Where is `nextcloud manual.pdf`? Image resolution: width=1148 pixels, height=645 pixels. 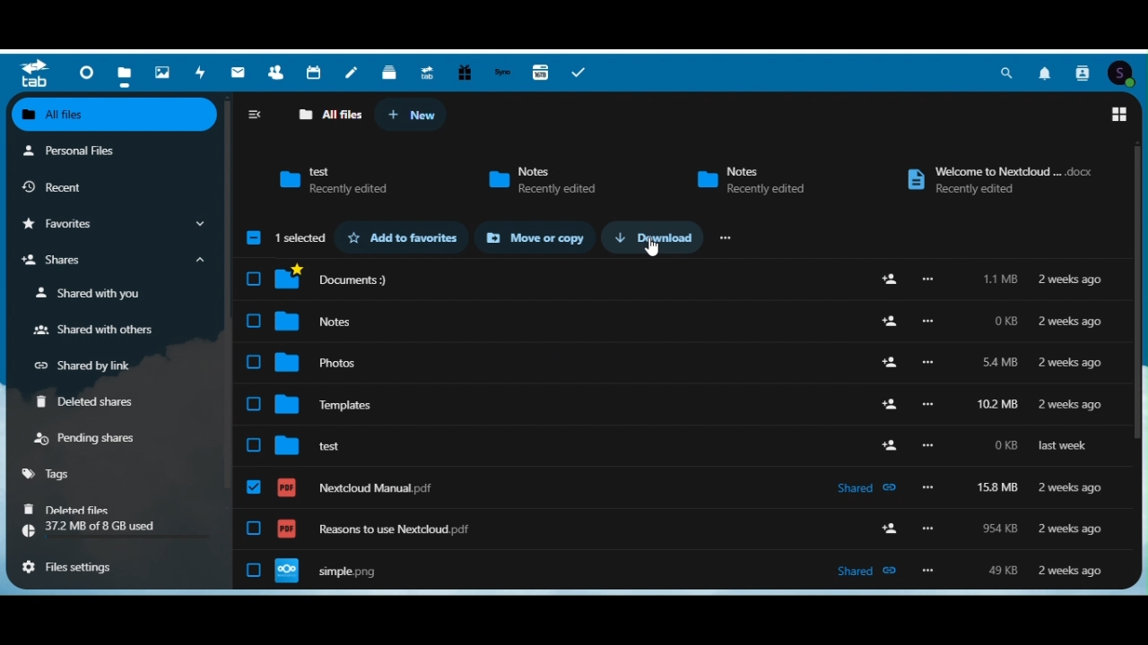 nextcloud manual.pdf is located at coordinates (679, 490).